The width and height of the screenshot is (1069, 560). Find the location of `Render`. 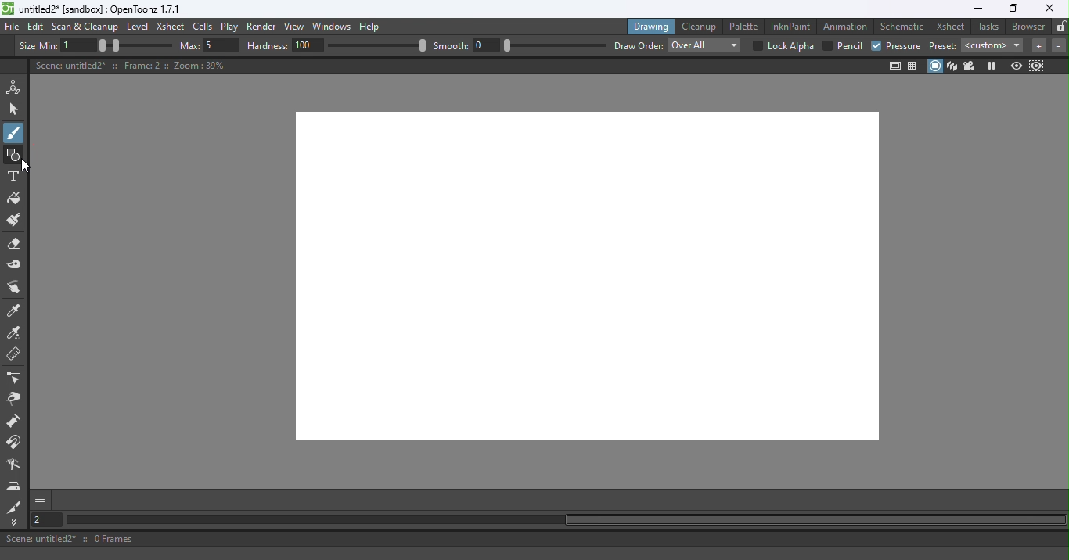

Render is located at coordinates (264, 27).